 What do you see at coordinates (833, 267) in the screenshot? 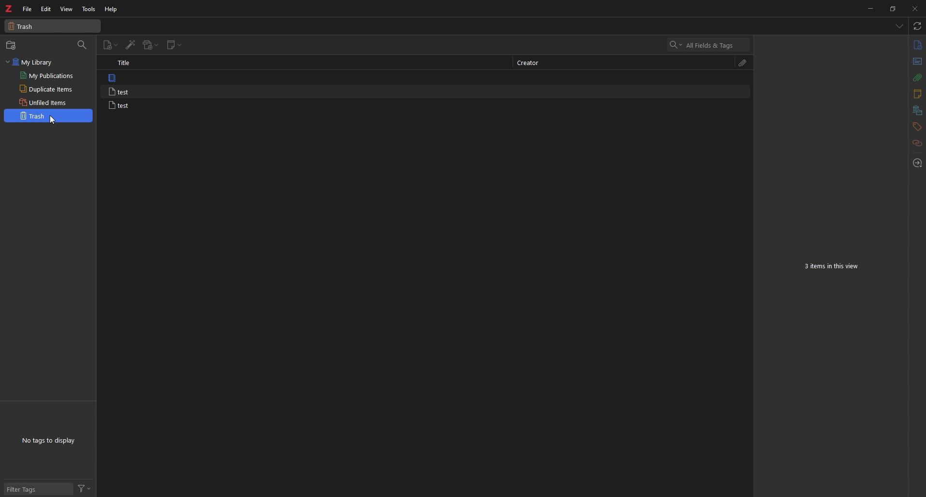
I see `items in view` at bounding box center [833, 267].